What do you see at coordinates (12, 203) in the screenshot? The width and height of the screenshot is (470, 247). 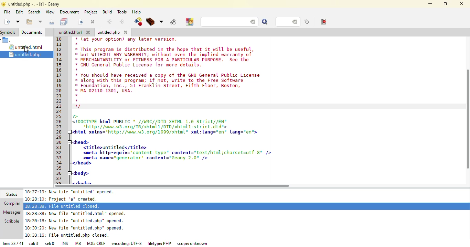 I see `compiler` at bounding box center [12, 203].